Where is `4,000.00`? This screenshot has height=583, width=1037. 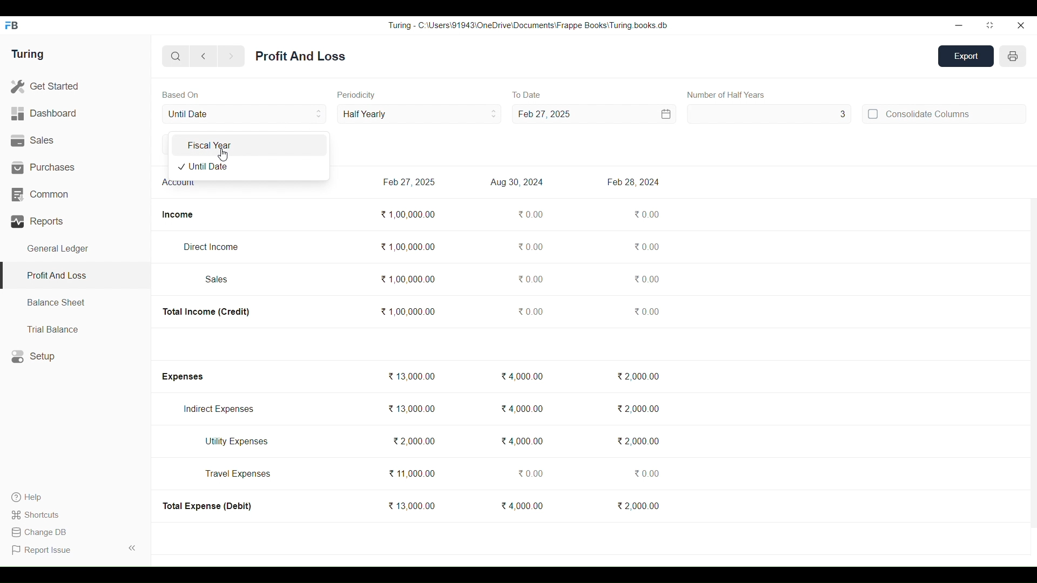 4,000.00 is located at coordinates (522, 505).